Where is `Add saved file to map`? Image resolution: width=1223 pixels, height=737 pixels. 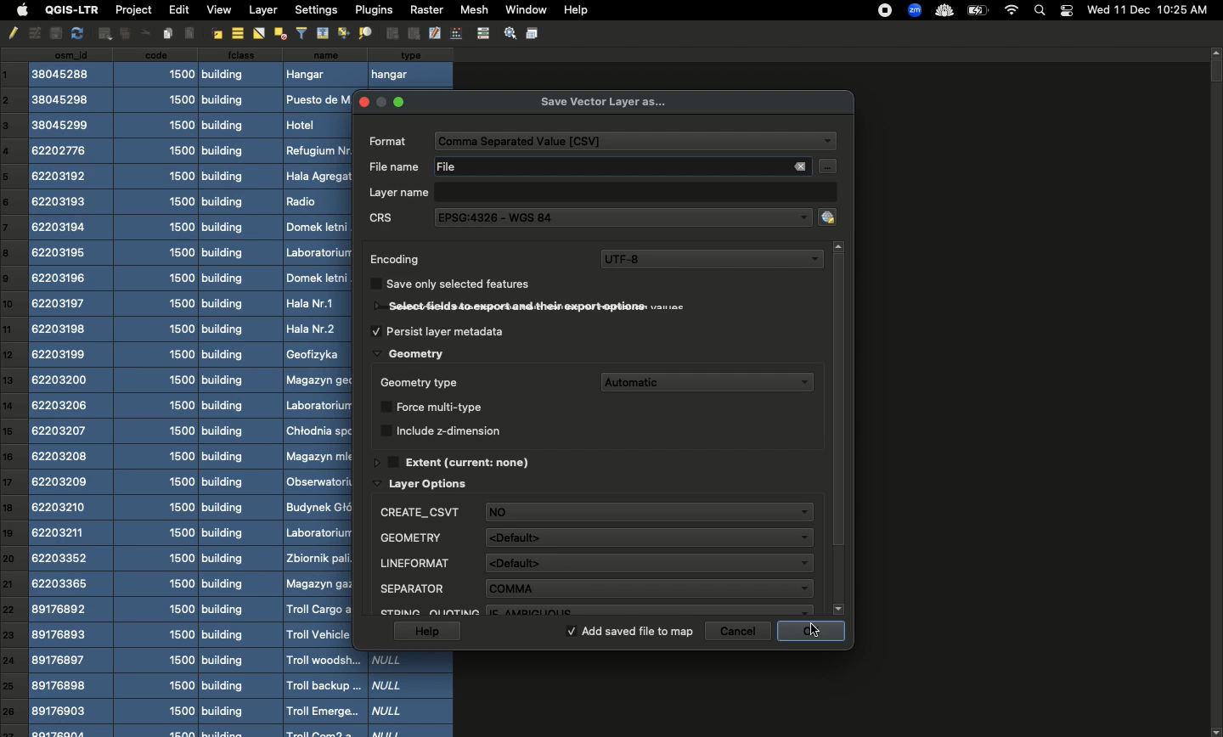
Add saved file to map is located at coordinates (631, 633).